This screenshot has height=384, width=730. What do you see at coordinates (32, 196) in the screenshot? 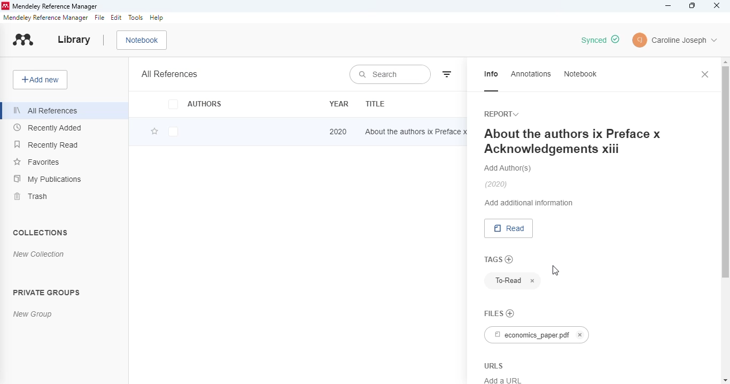
I see `trash` at bounding box center [32, 196].